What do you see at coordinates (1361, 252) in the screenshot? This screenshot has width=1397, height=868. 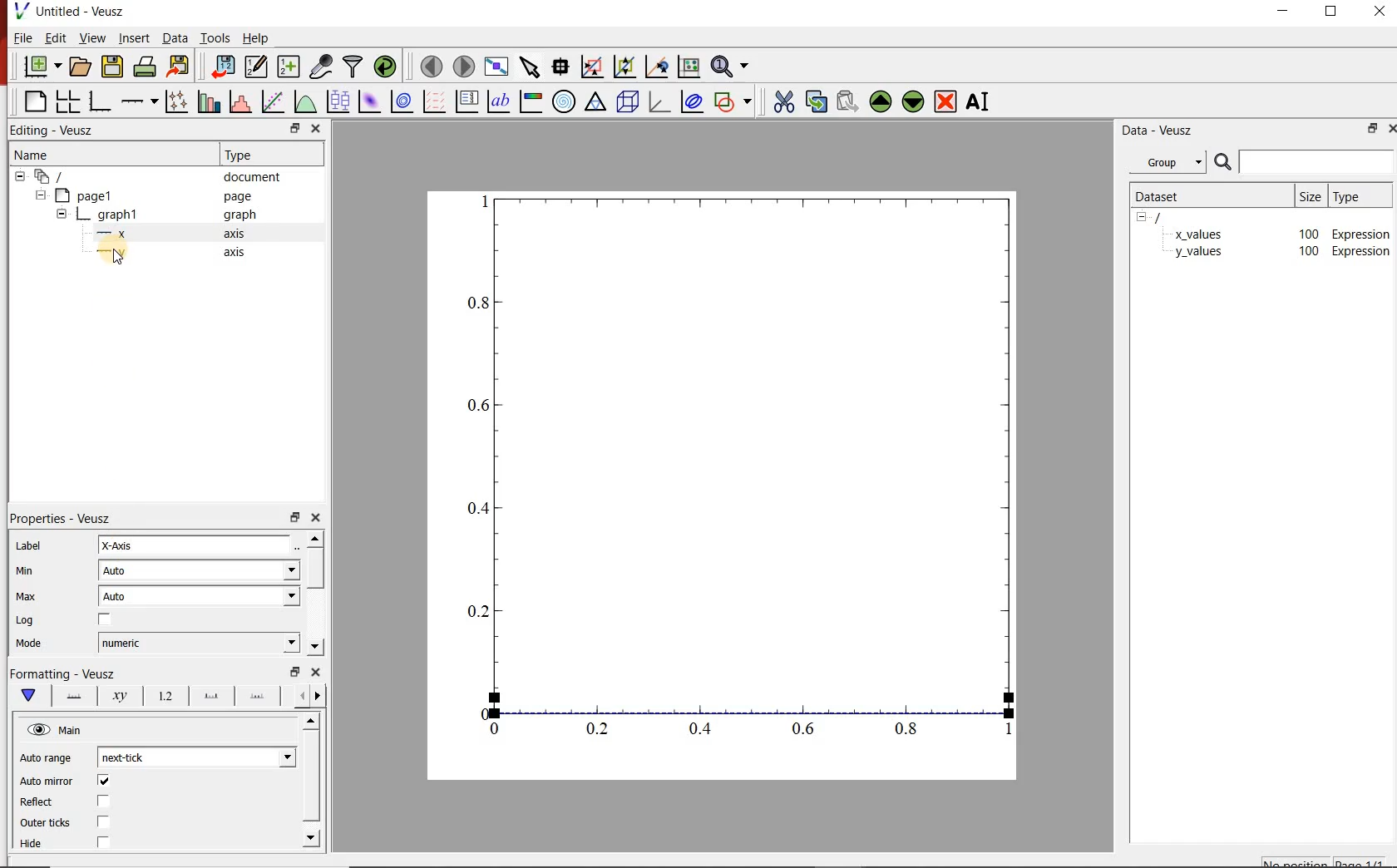 I see `Expression` at bounding box center [1361, 252].